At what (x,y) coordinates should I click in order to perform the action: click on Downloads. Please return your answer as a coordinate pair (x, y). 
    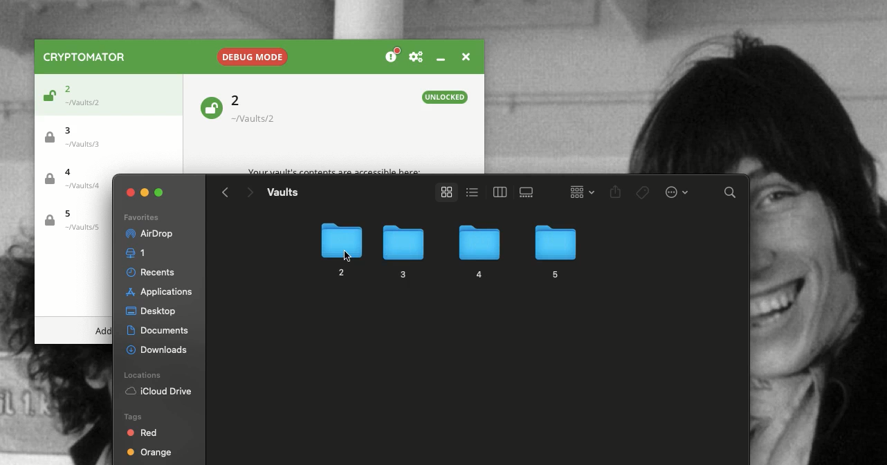
    Looking at the image, I should click on (158, 348).